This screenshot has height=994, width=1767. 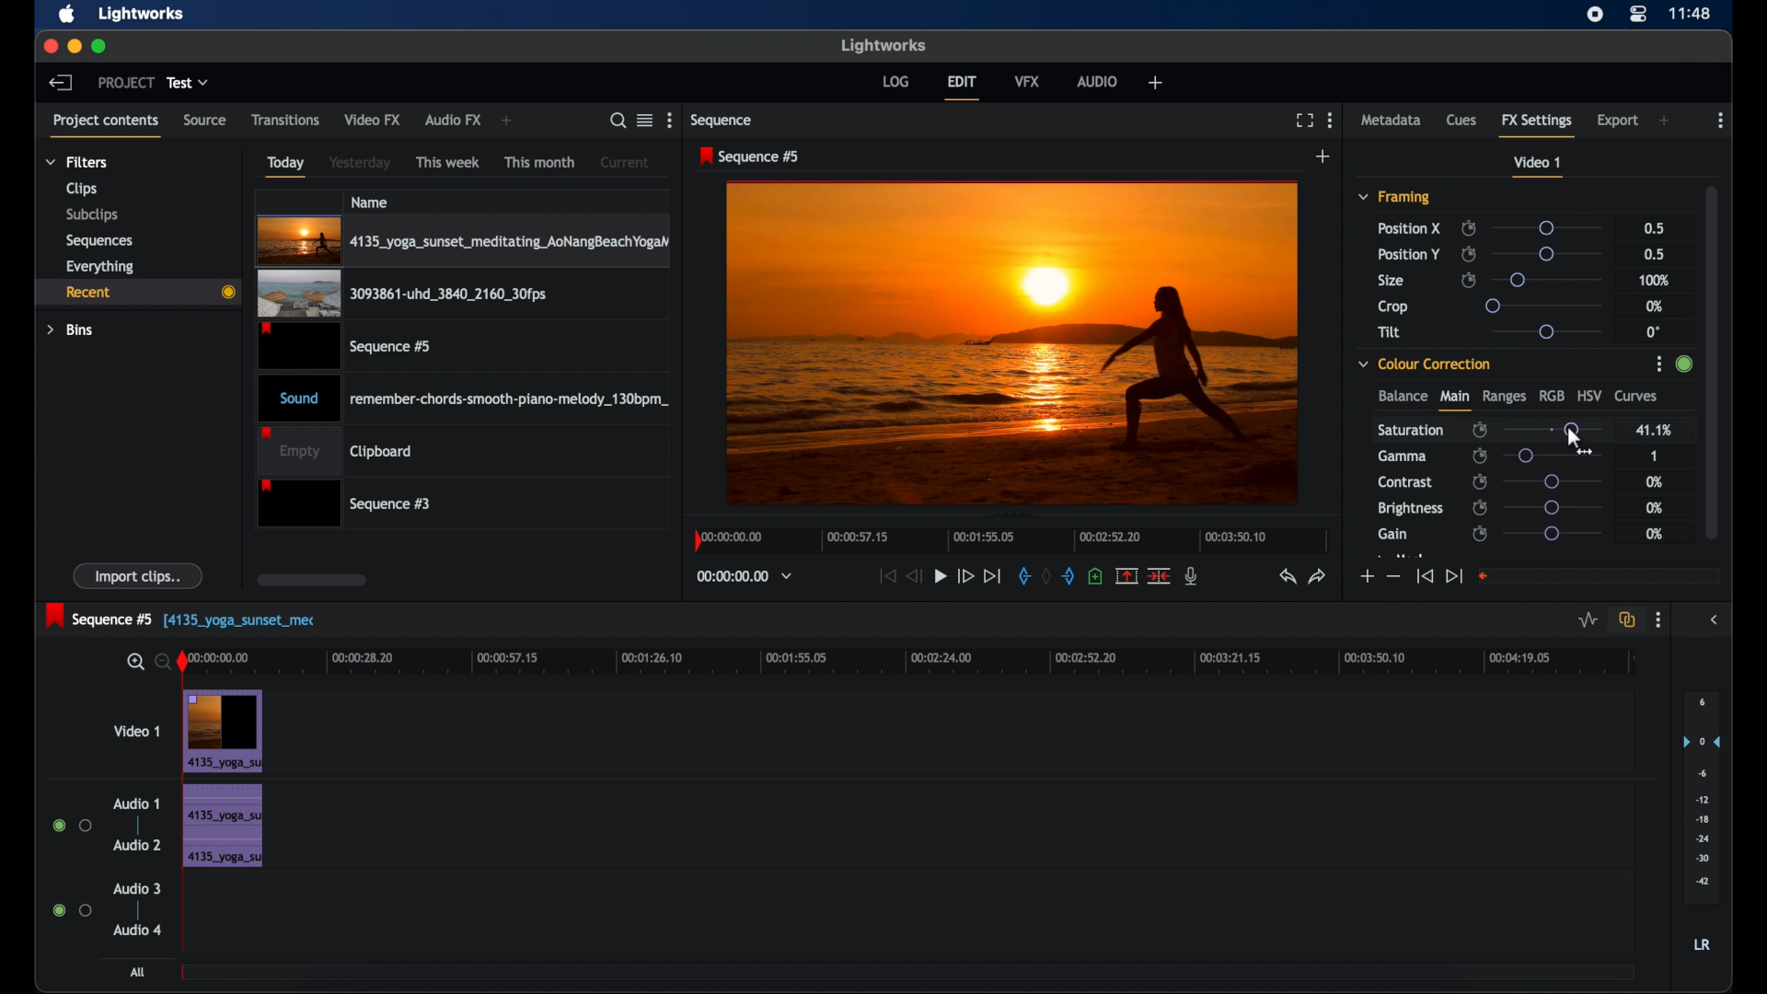 I want to click on 41.1%, so click(x=1653, y=429).